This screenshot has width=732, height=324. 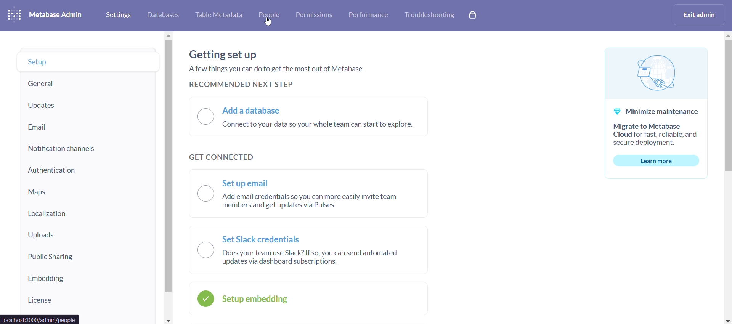 I want to click on add a database, so click(x=305, y=116).